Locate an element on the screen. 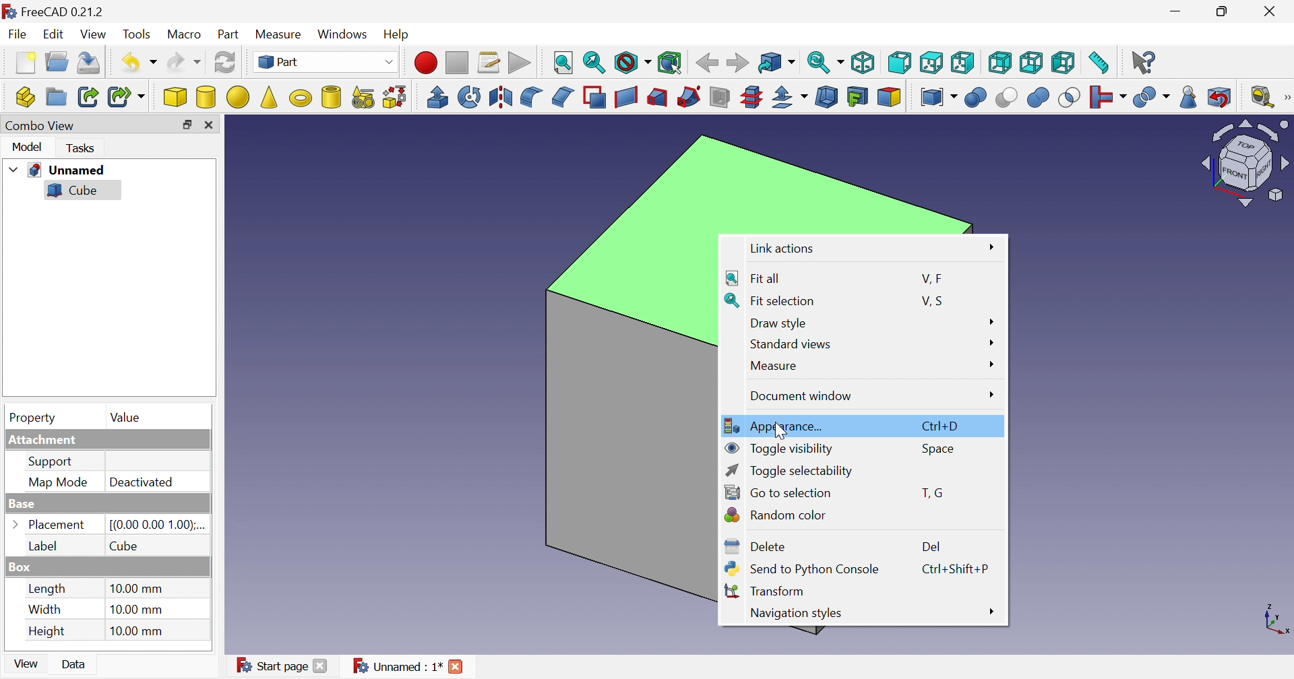 This screenshot has width=1294, height=679. Make link is located at coordinates (86, 96).